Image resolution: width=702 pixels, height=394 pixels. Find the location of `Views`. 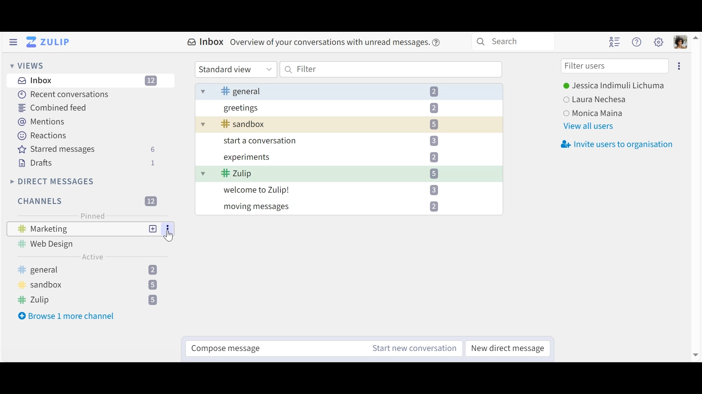

Views is located at coordinates (27, 65).